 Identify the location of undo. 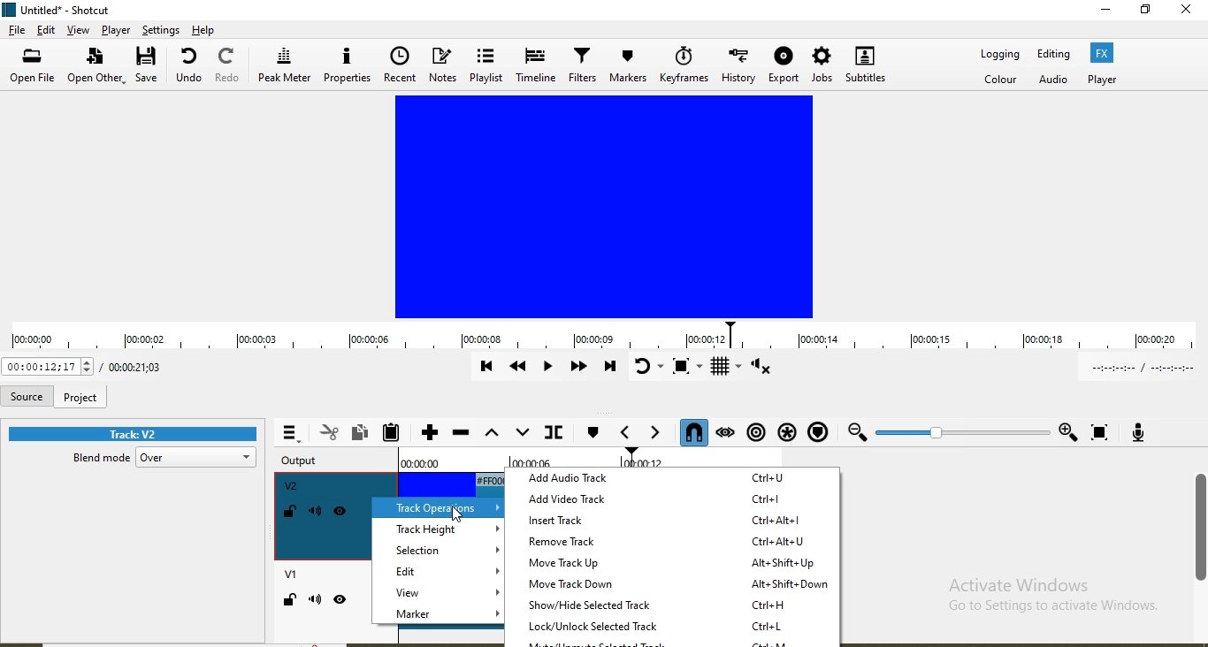
(189, 68).